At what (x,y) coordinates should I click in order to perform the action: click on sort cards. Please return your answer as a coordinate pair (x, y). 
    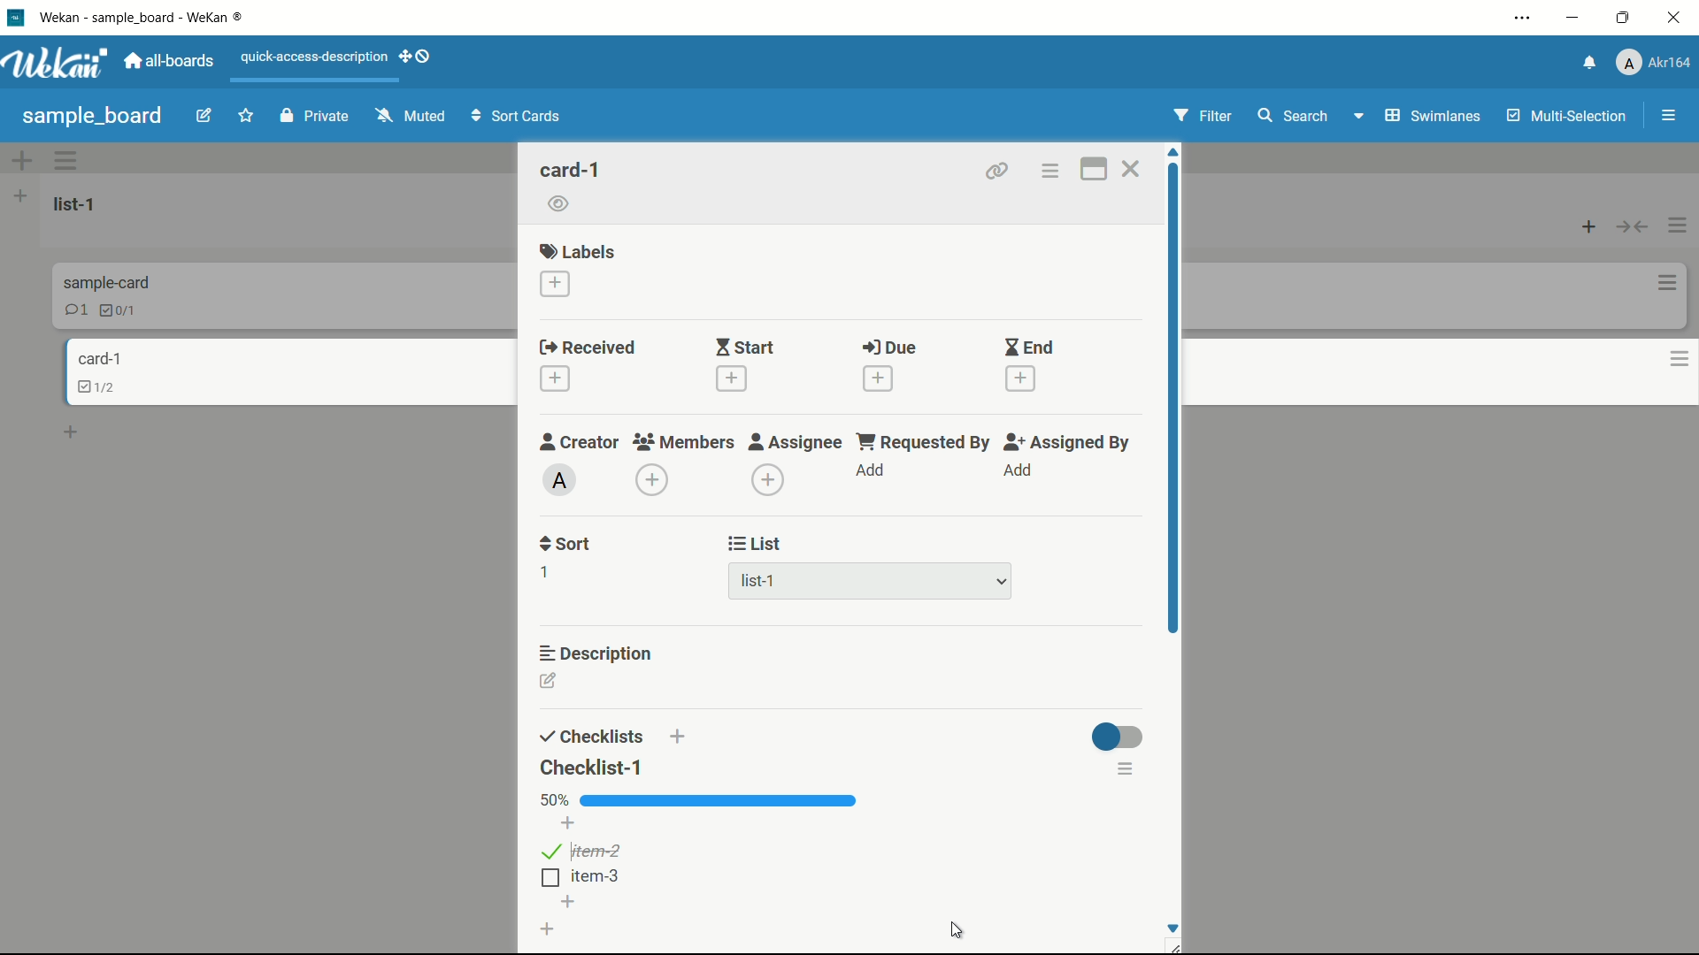
    Looking at the image, I should click on (519, 118).